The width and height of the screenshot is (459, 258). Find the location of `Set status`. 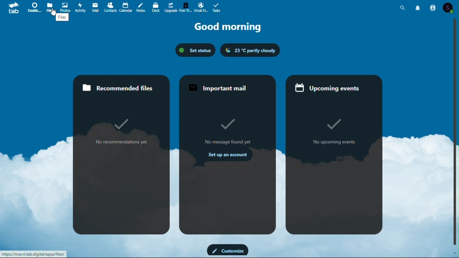

Set status is located at coordinates (195, 50).